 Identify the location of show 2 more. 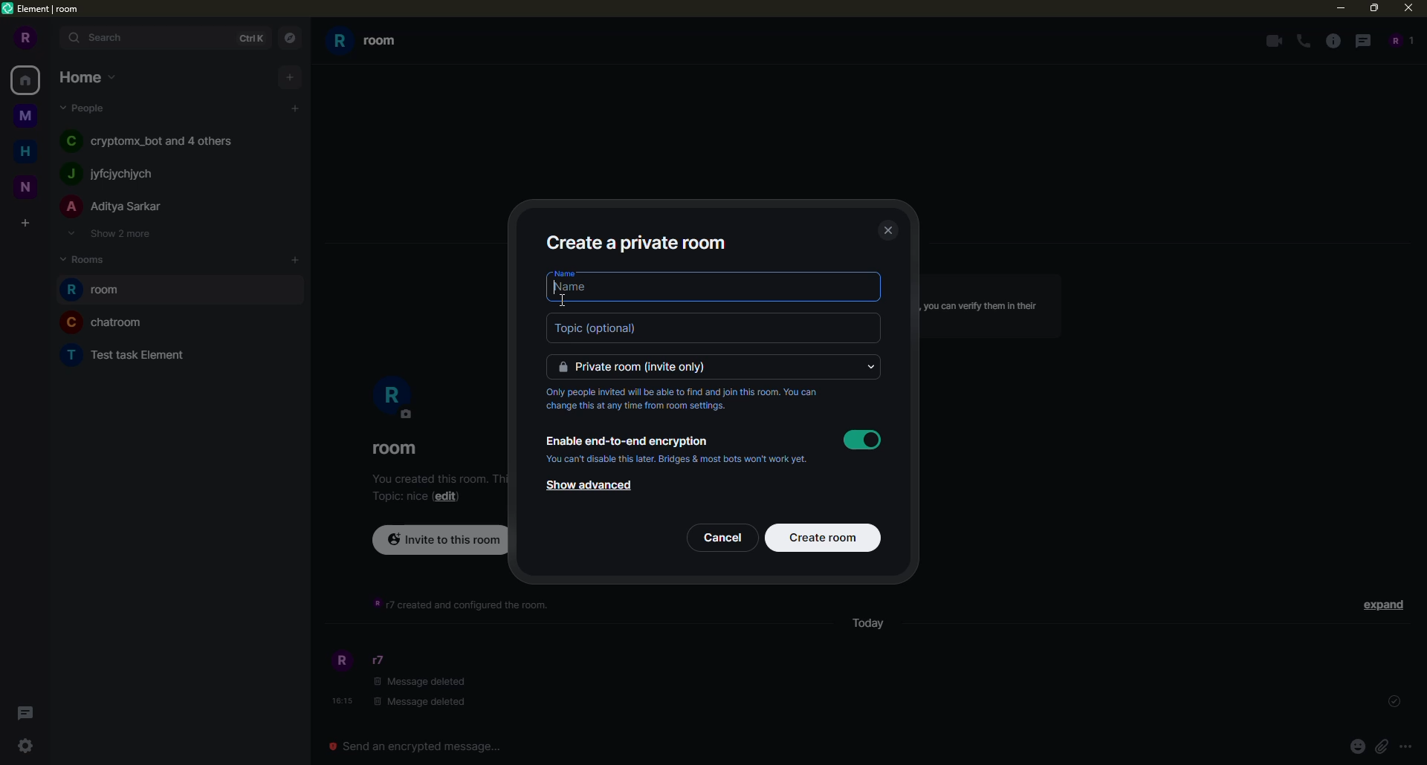
(116, 233).